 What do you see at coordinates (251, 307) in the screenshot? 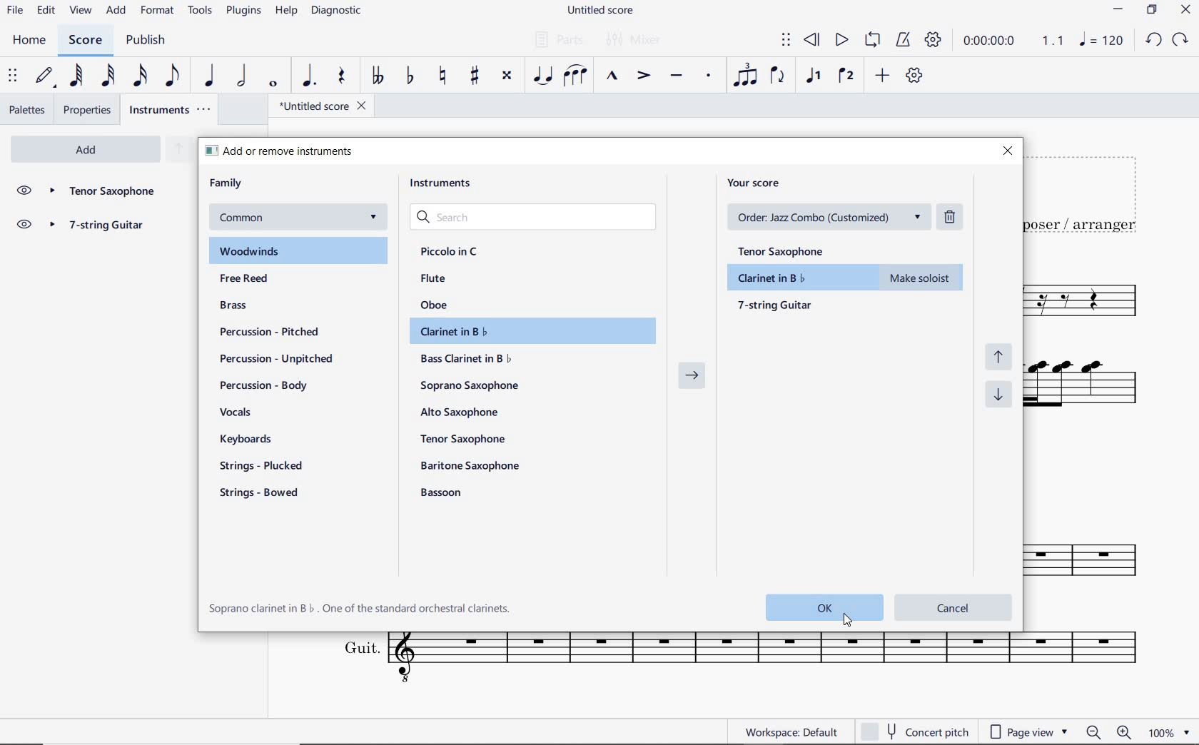
I see `brass` at bounding box center [251, 307].